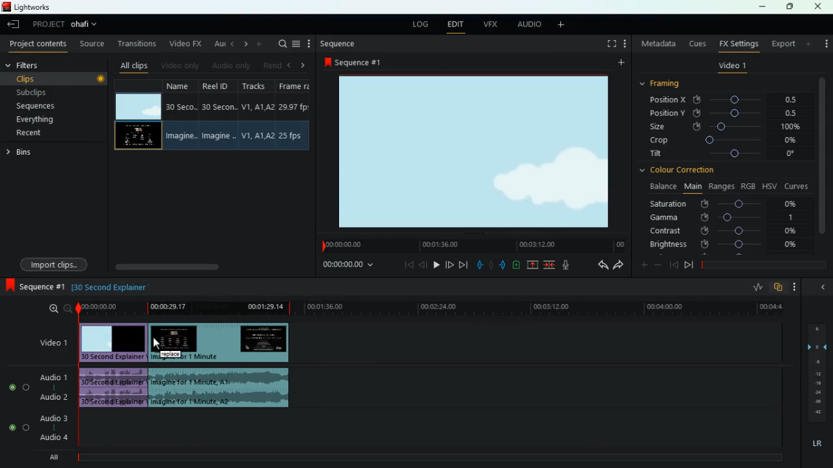 Image resolution: width=833 pixels, height=468 pixels. Describe the element at coordinates (423, 265) in the screenshot. I see `back` at that location.